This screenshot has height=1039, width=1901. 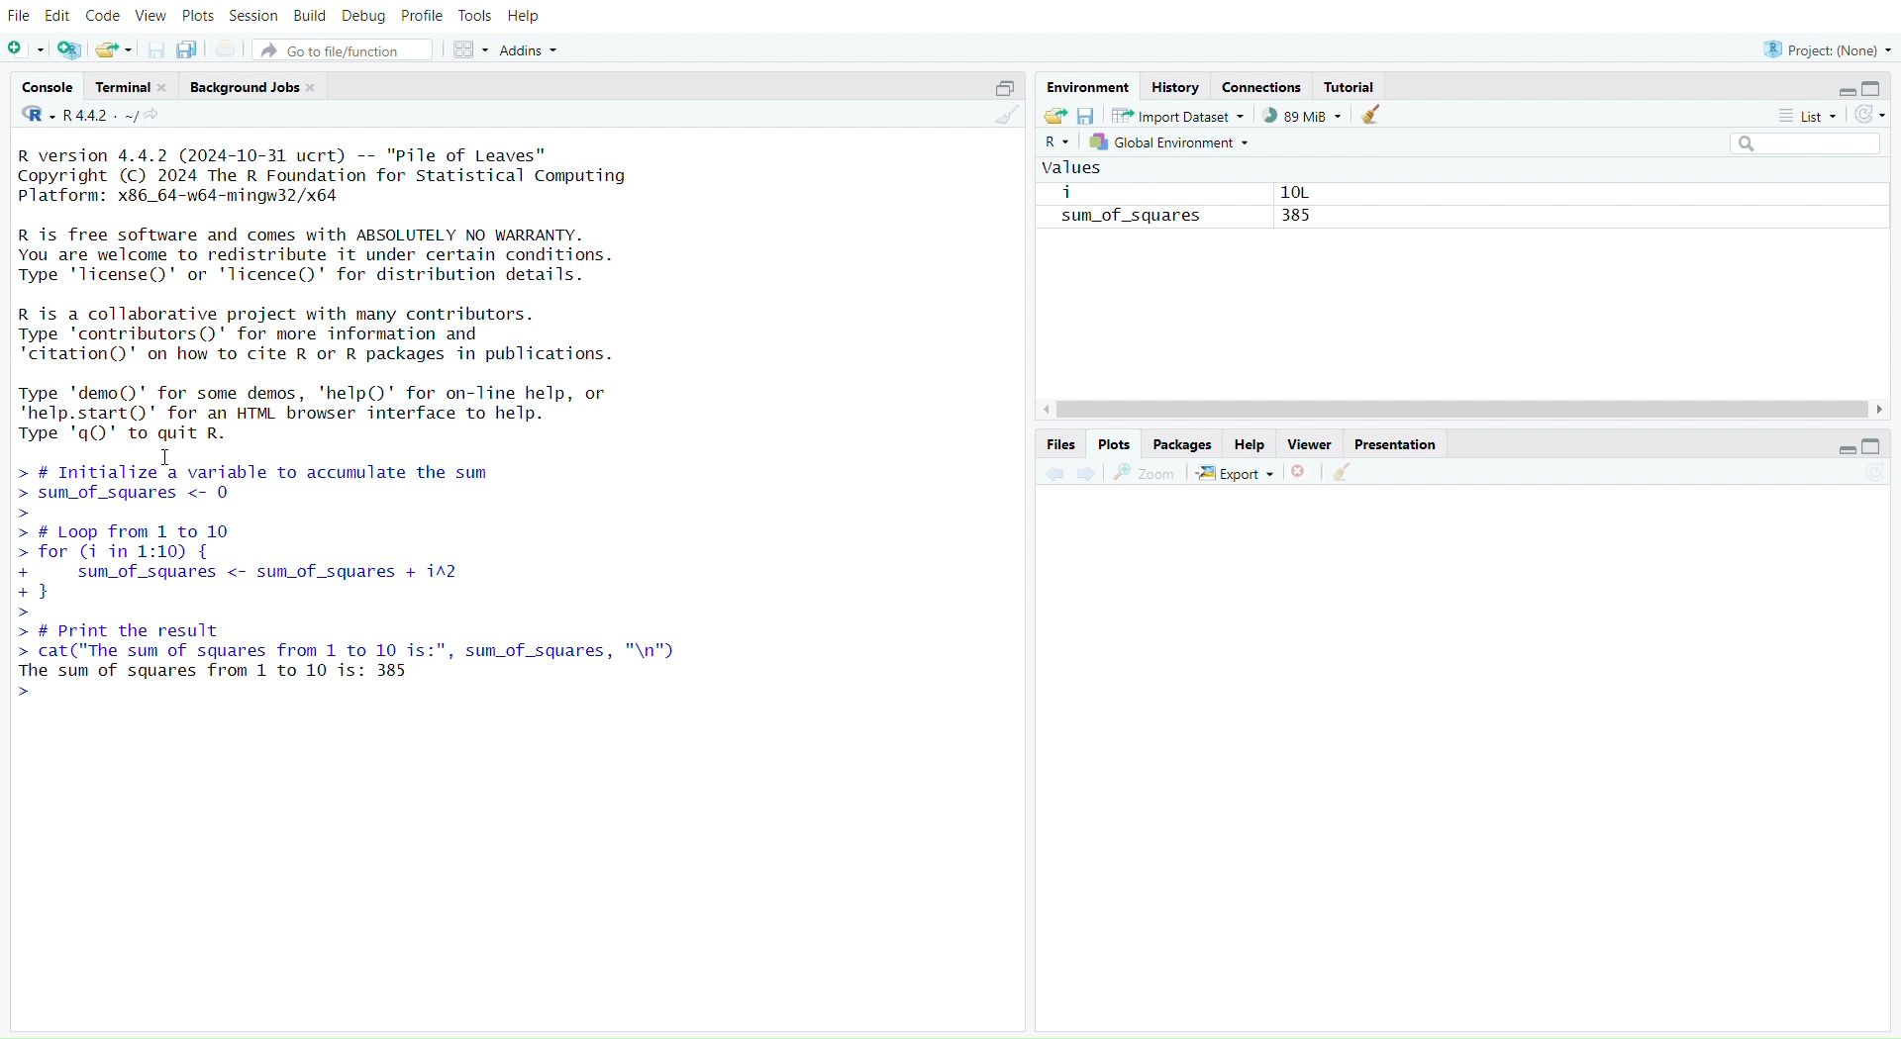 What do you see at coordinates (251, 469) in the screenshot?
I see `# Initialize a variable to accumulate the sum` at bounding box center [251, 469].